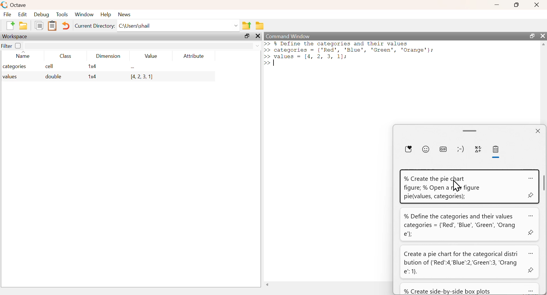 This screenshot has width=547, height=295. What do you see at coordinates (531, 178) in the screenshot?
I see `more options` at bounding box center [531, 178].